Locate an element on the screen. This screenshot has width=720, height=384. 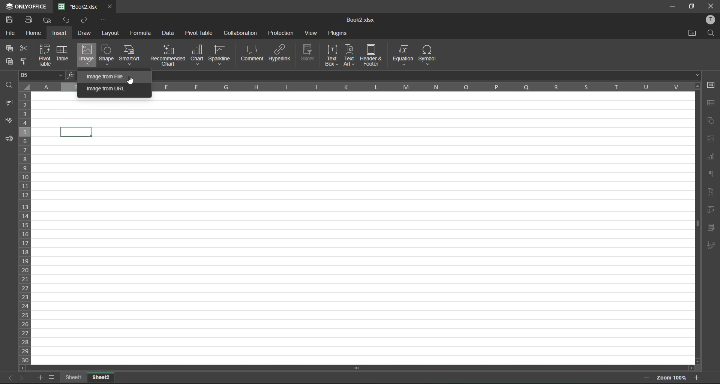
protection is located at coordinates (280, 34).